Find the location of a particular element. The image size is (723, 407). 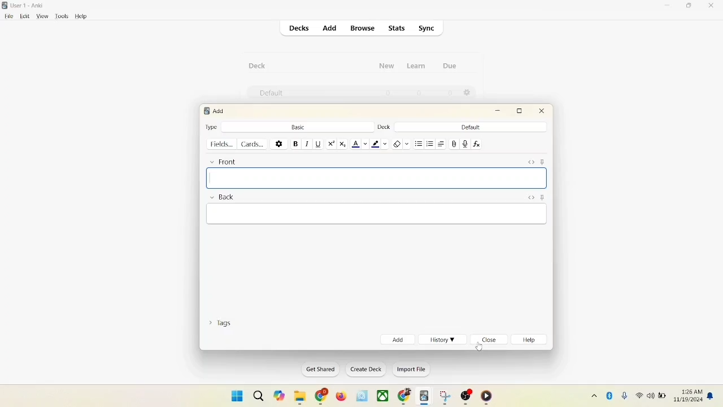

applications is located at coordinates (383, 396).